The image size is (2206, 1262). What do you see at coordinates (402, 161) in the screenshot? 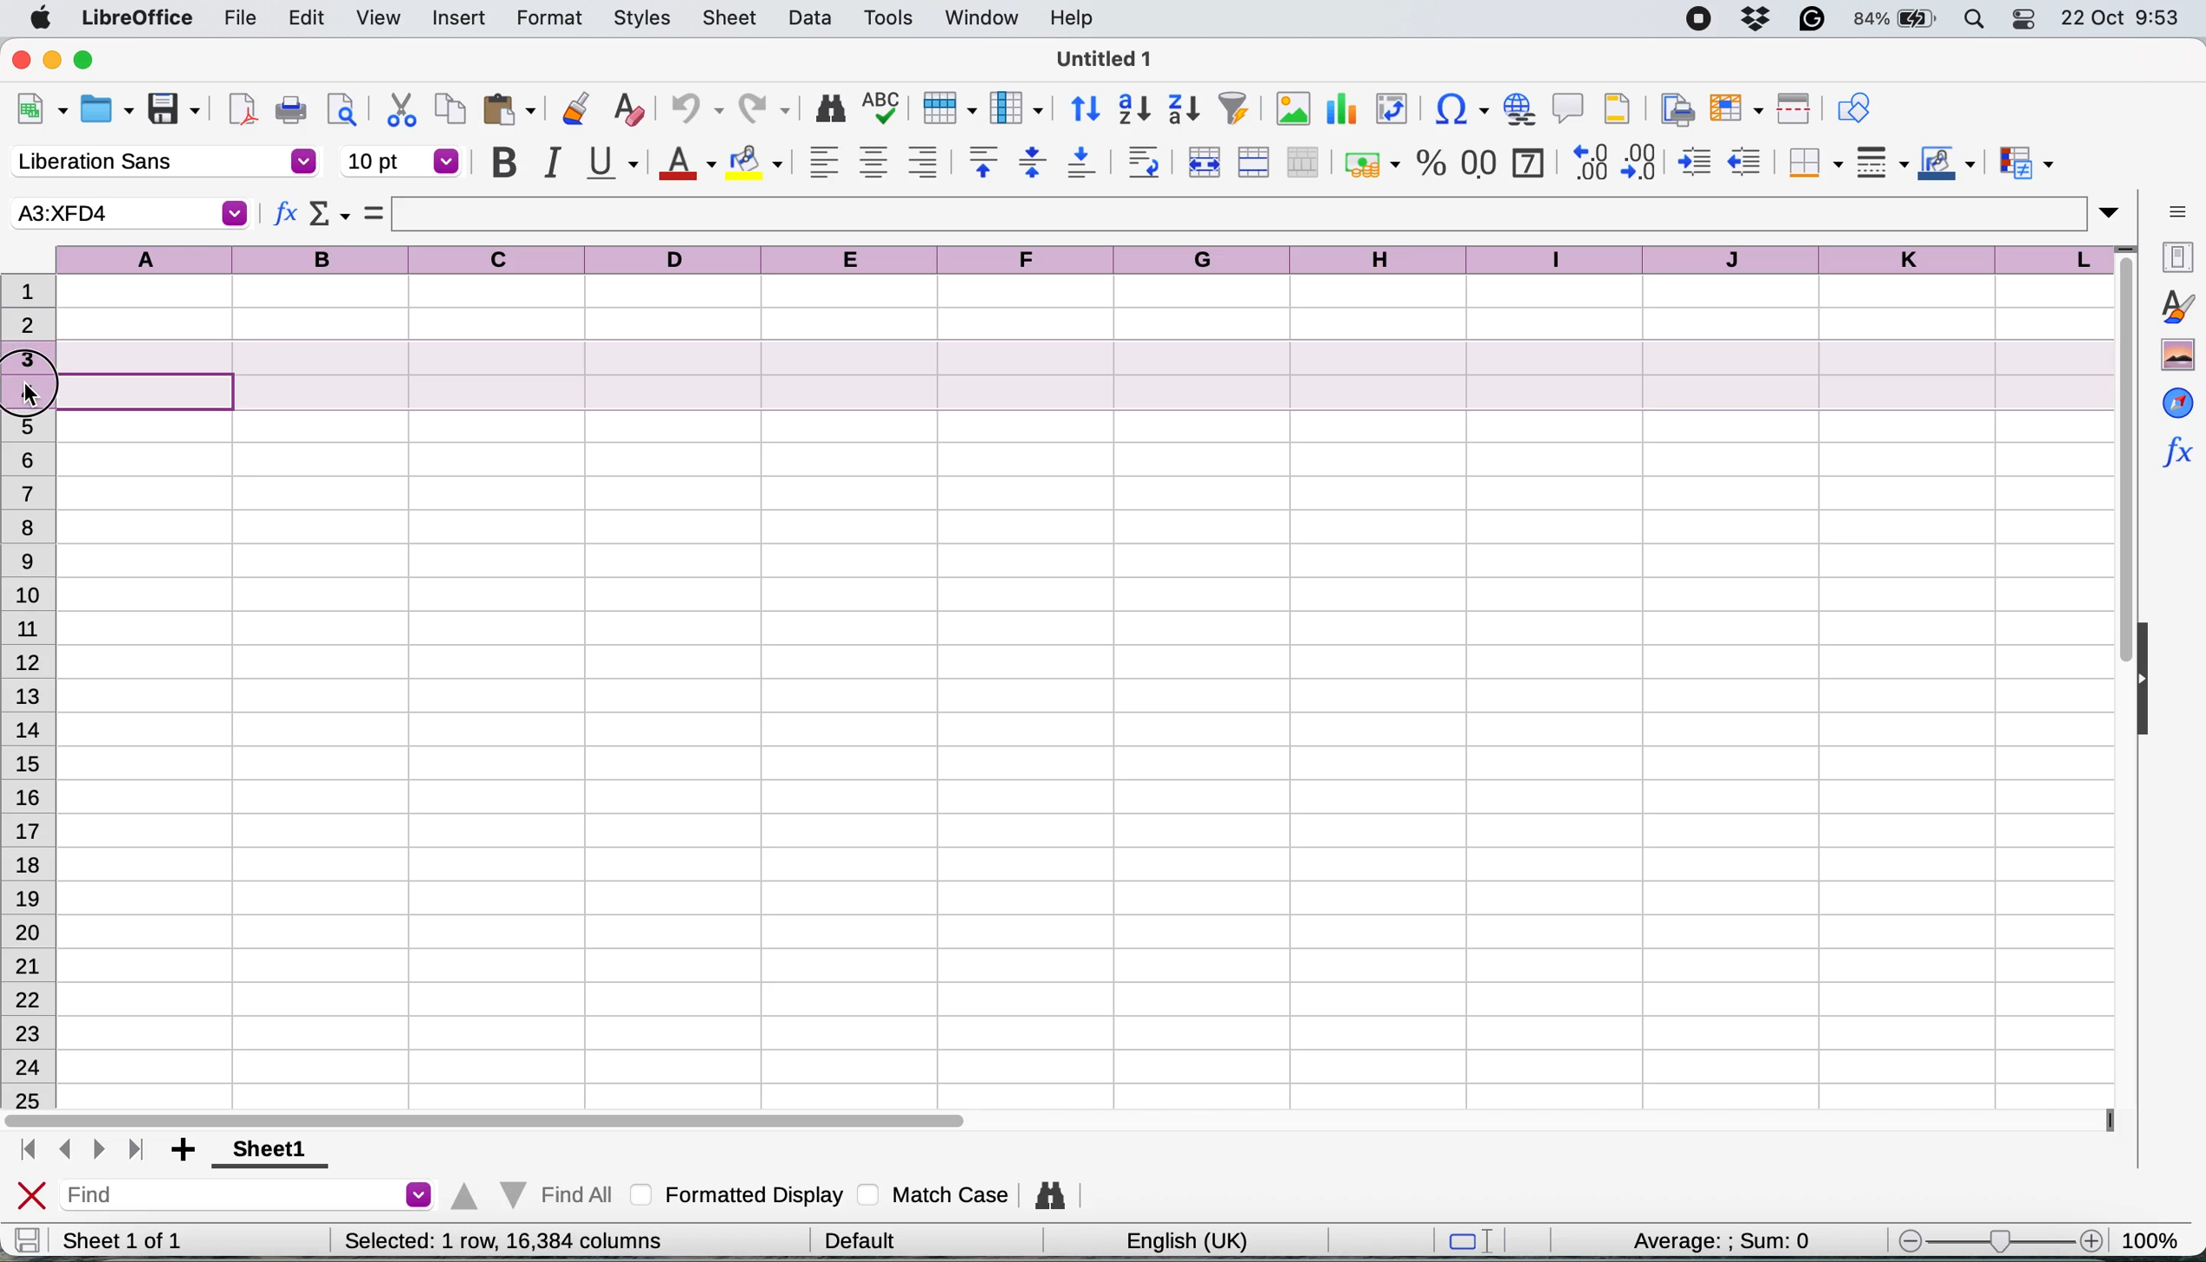
I see `font size` at bounding box center [402, 161].